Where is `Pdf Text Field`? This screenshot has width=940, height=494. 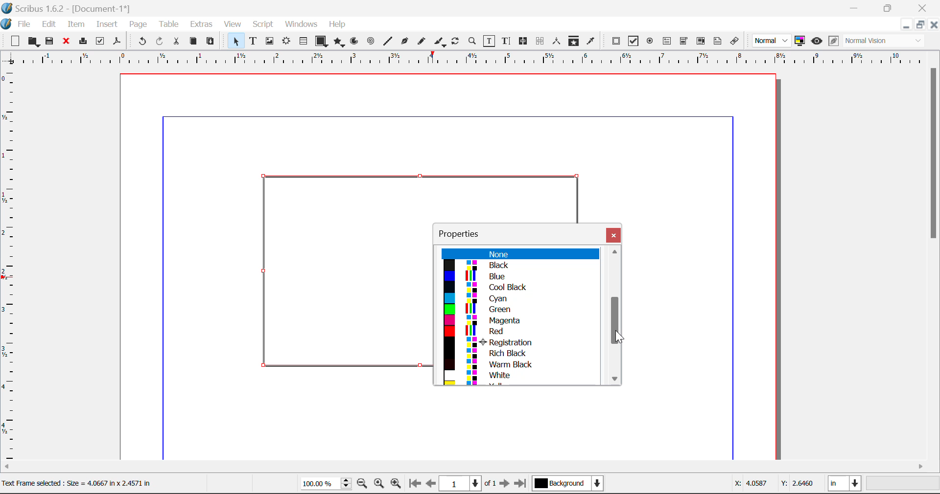
Pdf Text Field is located at coordinates (667, 40).